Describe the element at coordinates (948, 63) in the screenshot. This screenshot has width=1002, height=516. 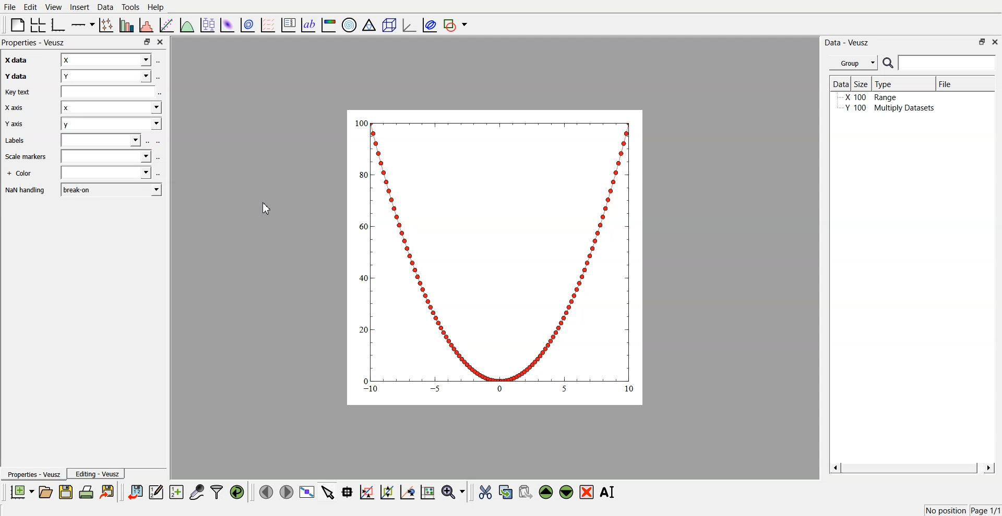
I see `enter search field` at that location.